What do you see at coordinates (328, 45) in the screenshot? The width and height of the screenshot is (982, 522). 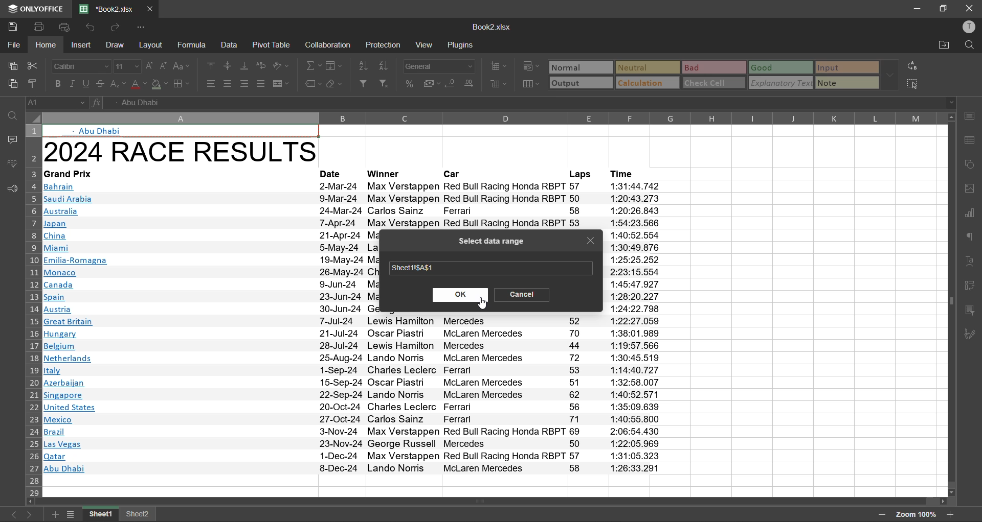 I see `collaboration` at bounding box center [328, 45].